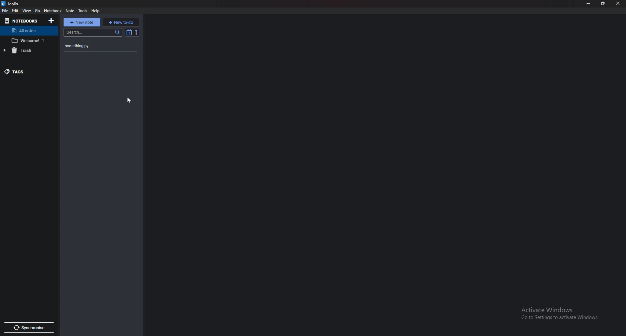 The height and width of the screenshot is (336, 626). What do you see at coordinates (53, 11) in the screenshot?
I see `Notebook` at bounding box center [53, 11].